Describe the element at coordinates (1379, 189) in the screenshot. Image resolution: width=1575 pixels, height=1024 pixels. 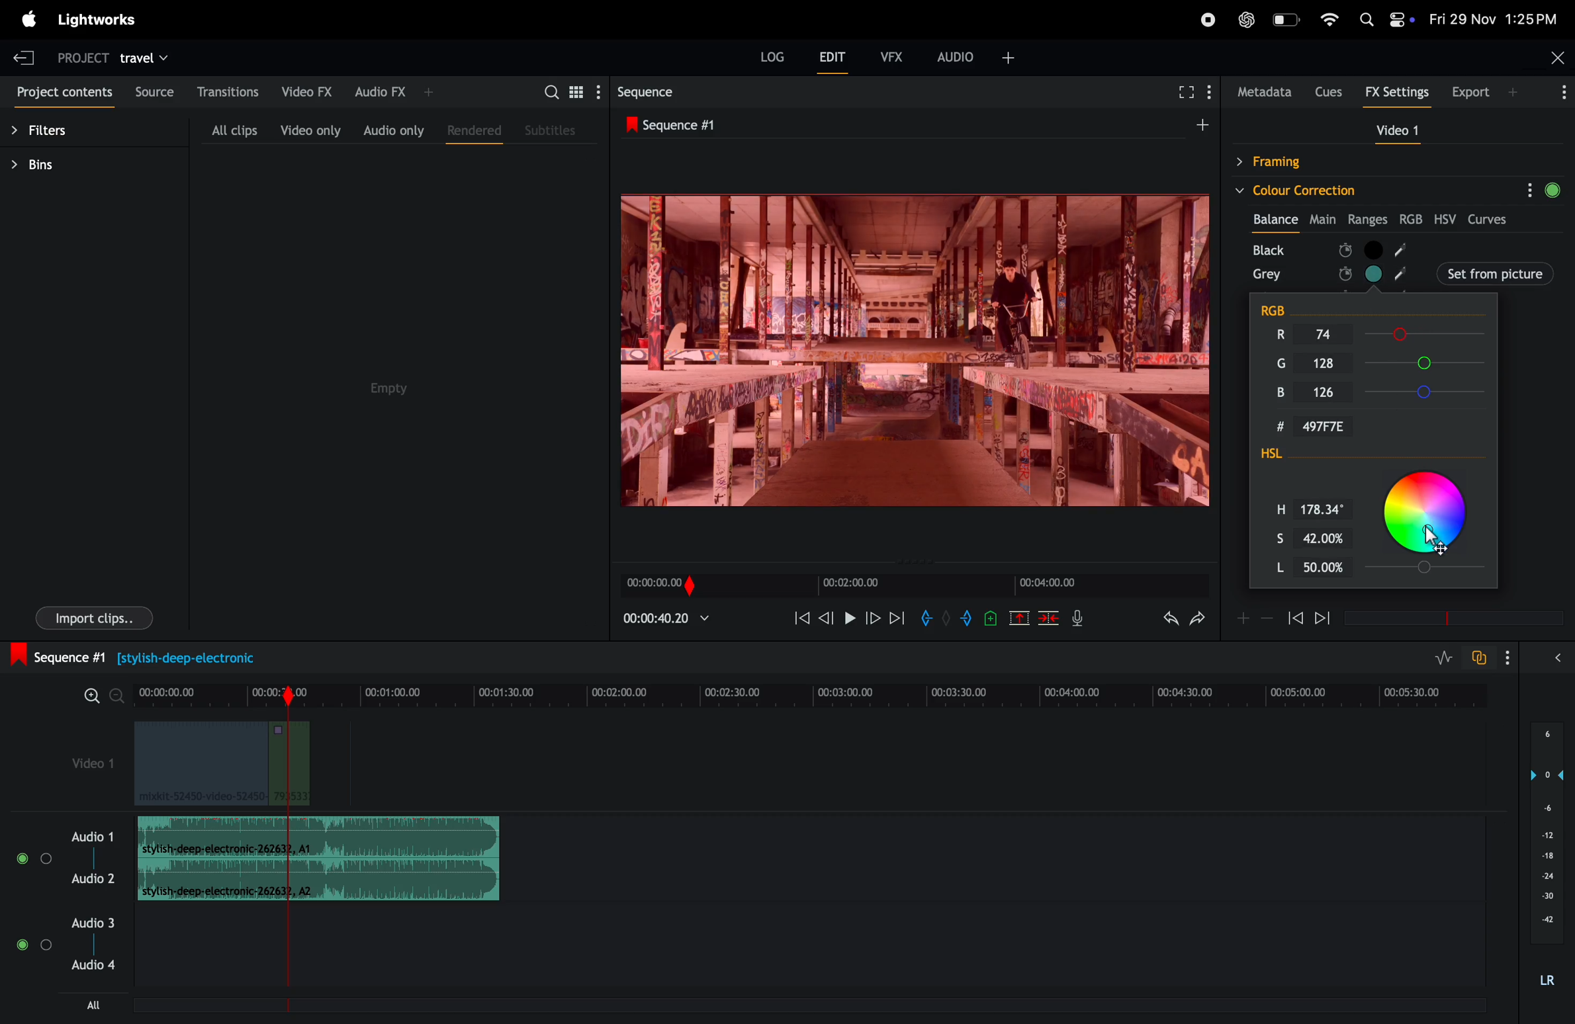
I see `colour correction` at that location.